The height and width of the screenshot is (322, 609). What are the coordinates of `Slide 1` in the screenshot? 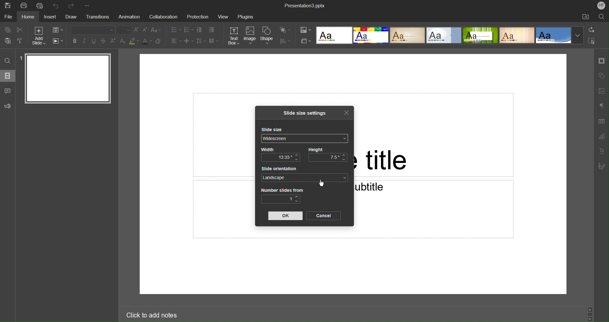 It's located at (66, 79).